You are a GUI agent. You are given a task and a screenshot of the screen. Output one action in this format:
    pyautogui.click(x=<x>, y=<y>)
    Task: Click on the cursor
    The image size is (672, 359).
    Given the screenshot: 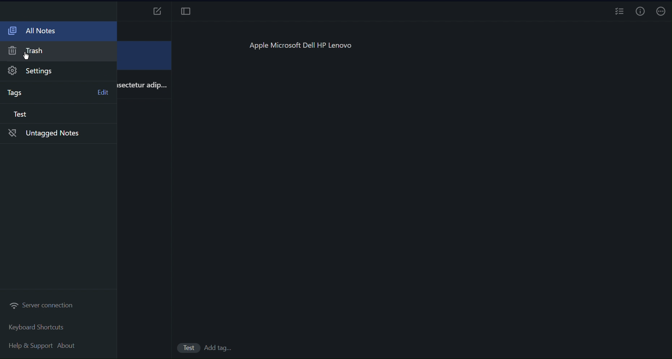 What is the action you would take?
    pyautogui.click(x=29, y=56)
    